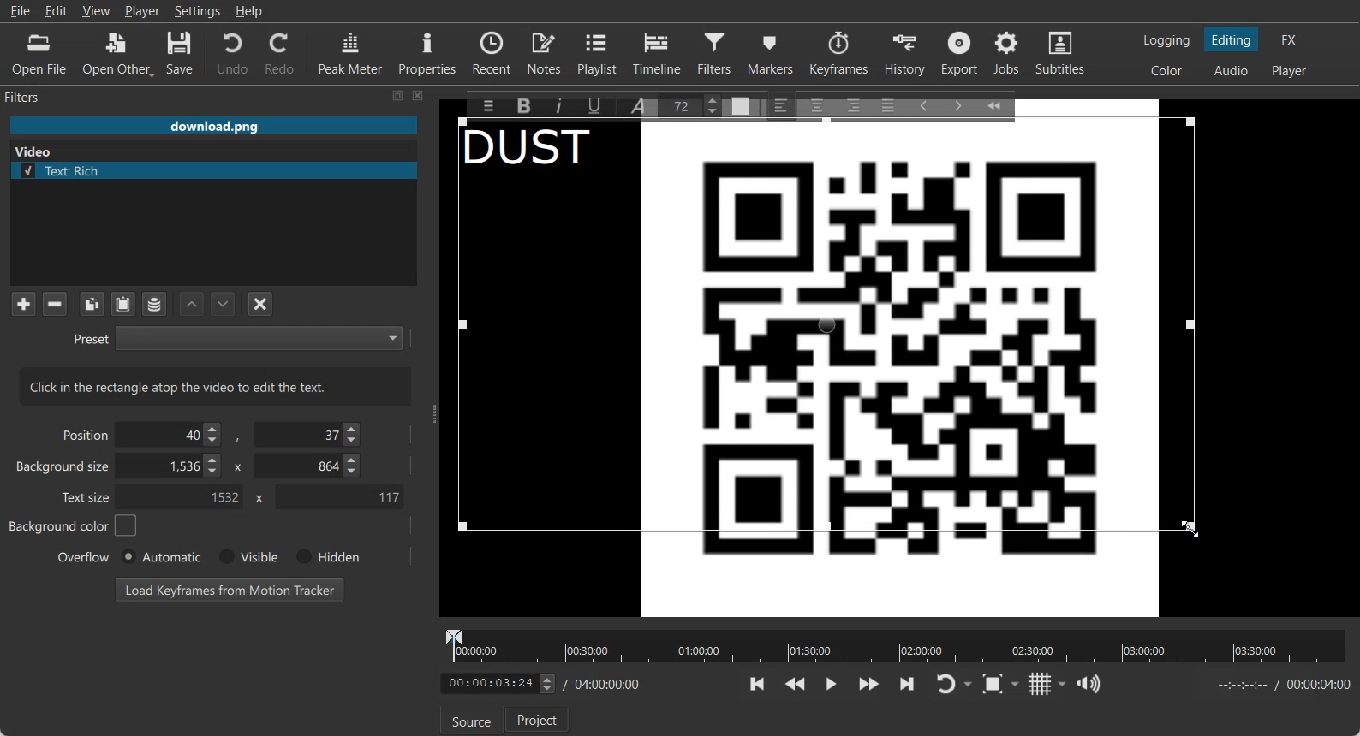 This screenshot has height=736, width=1360. I want to click on Text Size Y- Coordinate, so click(339, 496).